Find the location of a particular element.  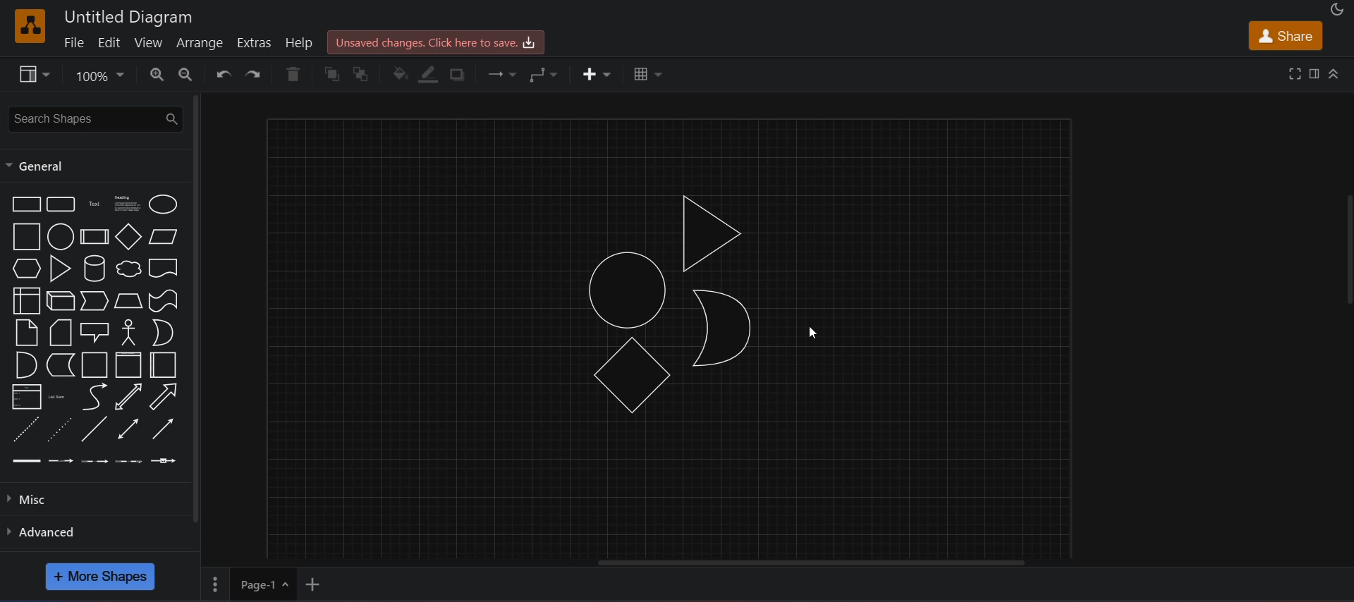

diamond is located at coordinates (128, 237).